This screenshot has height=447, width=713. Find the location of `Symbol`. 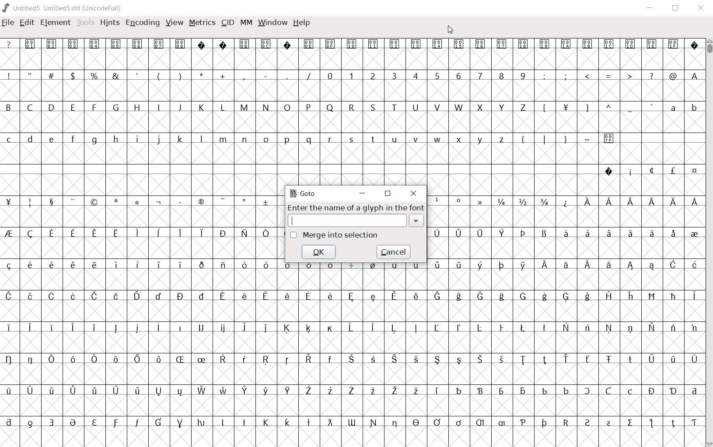

Symbol is located at coordinates (31, 390).